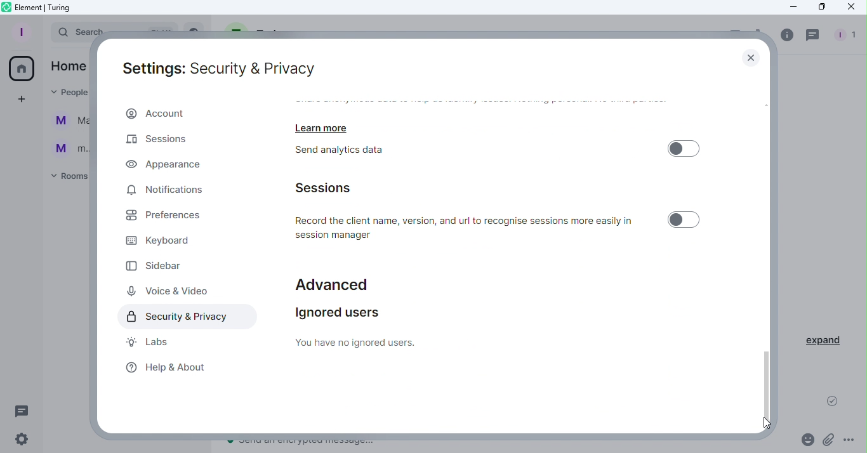  What do you see at coordinates (148, 342) in the screenshot?
I see `Labs` at bounding box center [148, 342].